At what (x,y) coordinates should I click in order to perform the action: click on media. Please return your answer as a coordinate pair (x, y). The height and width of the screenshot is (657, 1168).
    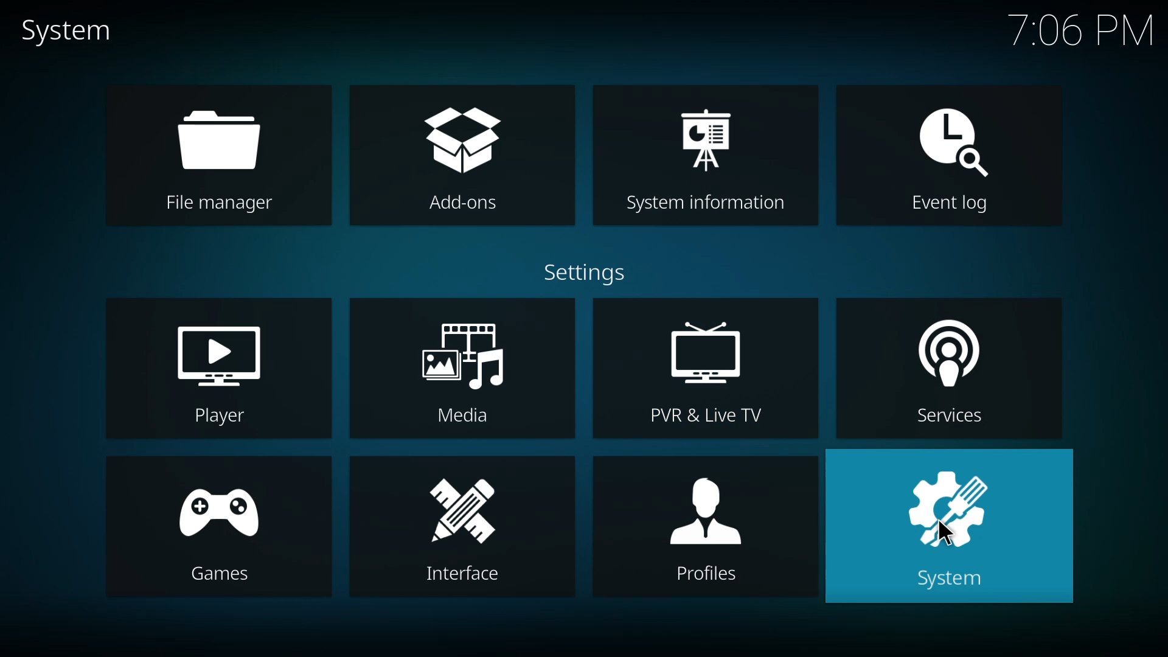
    Looking at the image, I should click on (465, 375).